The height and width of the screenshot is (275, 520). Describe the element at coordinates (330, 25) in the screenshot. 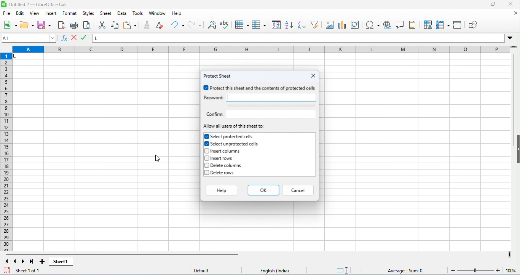

I see `insert image` at that location.